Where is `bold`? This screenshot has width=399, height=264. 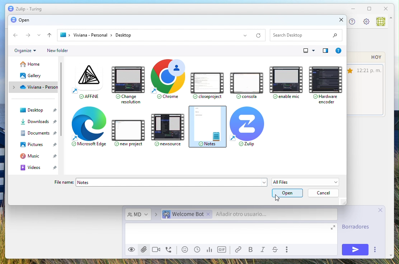 bold is located at coordinates (252, 250).